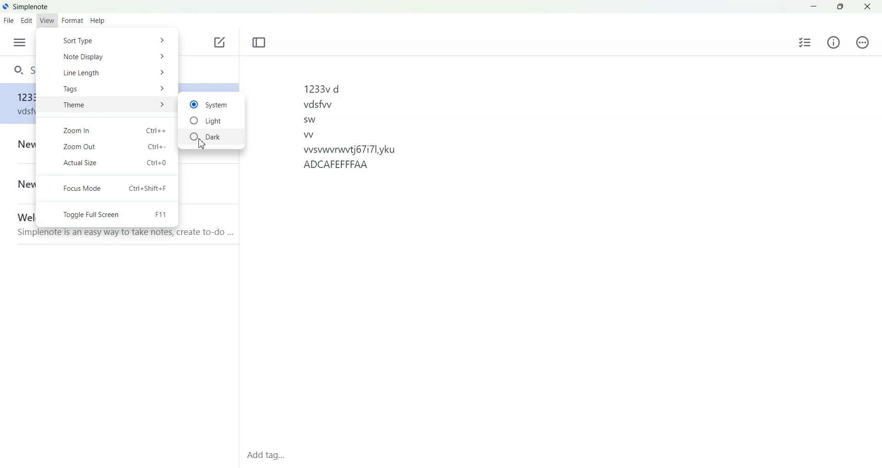 The width and height of the screenshot is (882, 468). What do you see at coordinates (210, 121) in the screenshot?
I see `Light` at bounding box center [210, 121].